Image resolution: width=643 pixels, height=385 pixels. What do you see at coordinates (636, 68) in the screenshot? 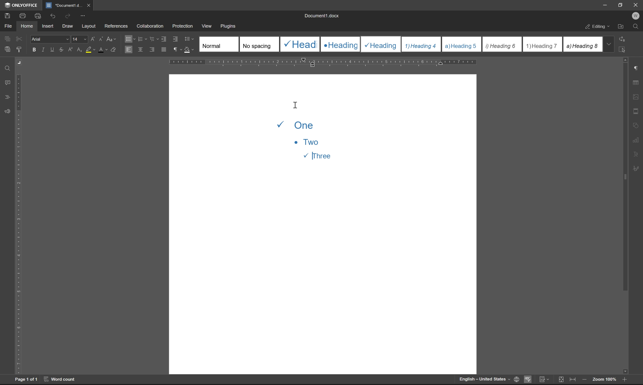
I see `paragraph settings` at bounding box center [636, 68].